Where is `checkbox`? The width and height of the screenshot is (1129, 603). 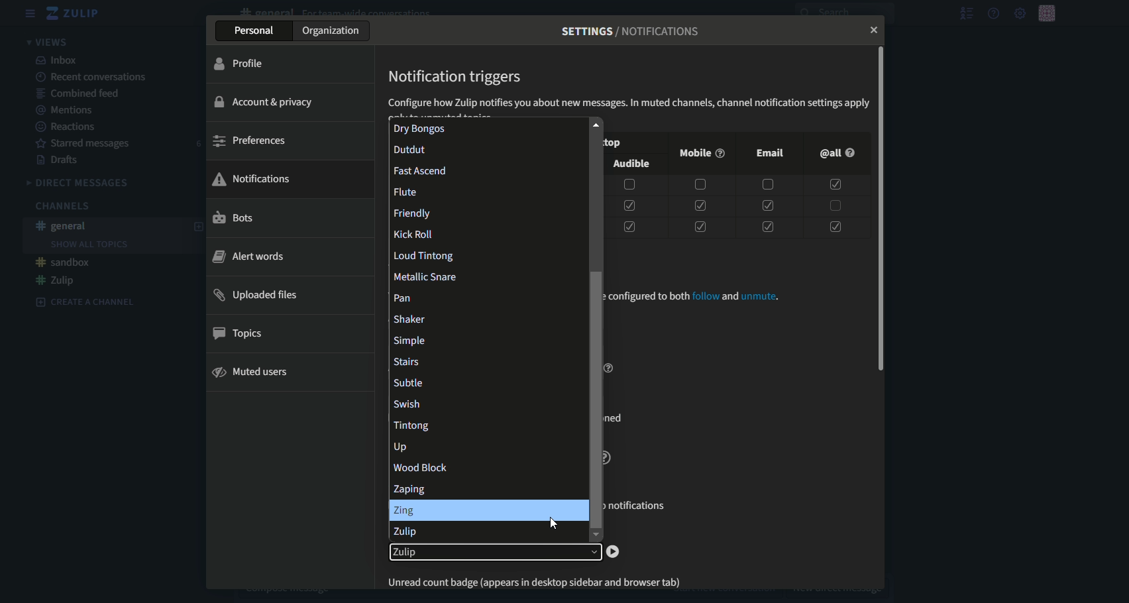
checkbox is located at coordinates (766, 205).